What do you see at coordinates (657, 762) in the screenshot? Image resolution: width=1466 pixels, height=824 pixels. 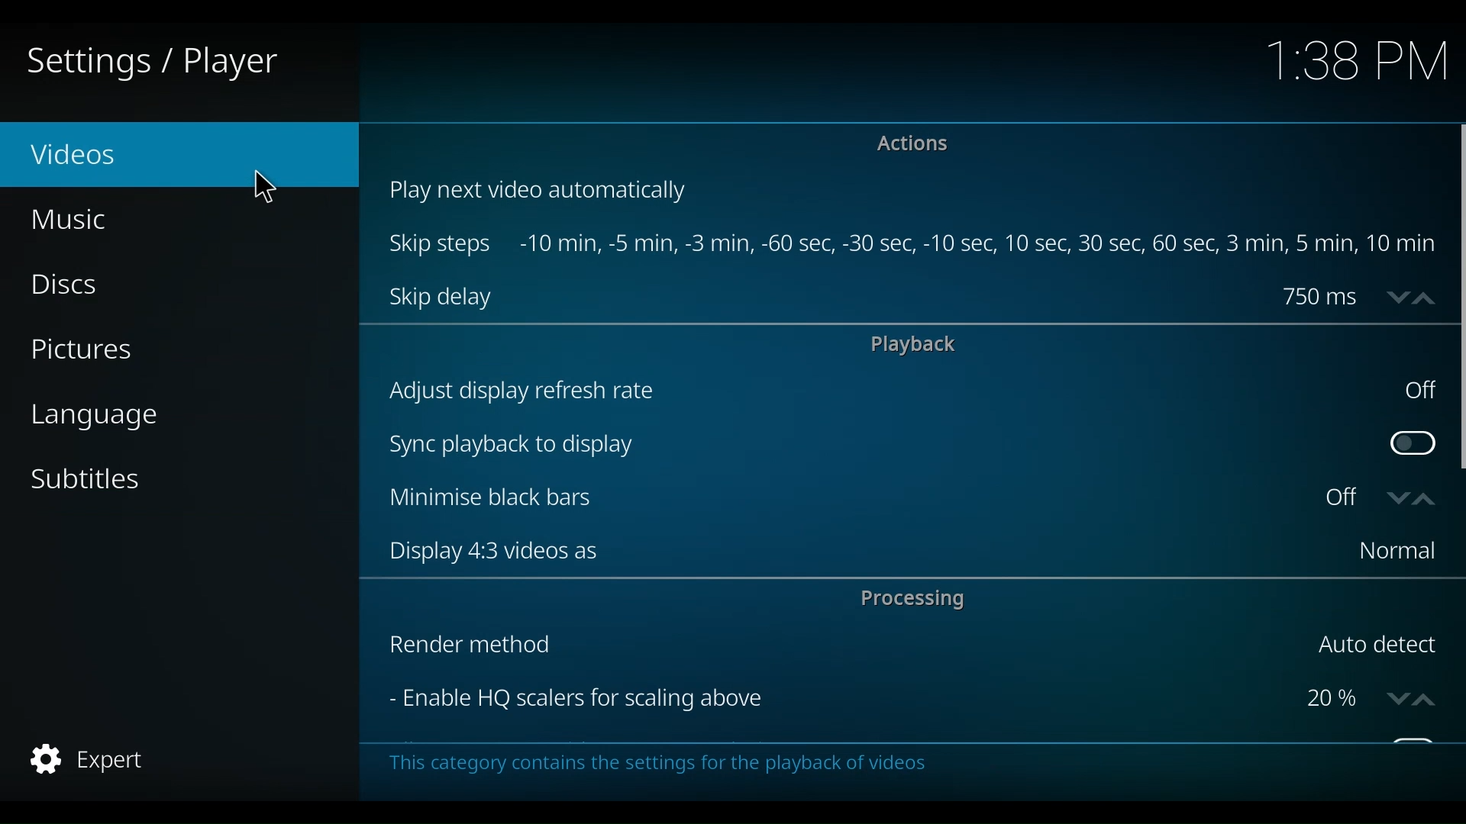 I see `This category contains` at bounding box center [657, 762].